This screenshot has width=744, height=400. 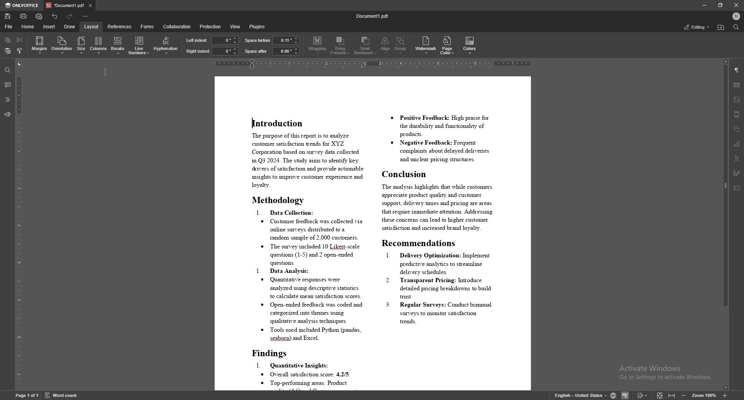 What do you see at coordinates (256, 52) in the screenshot?
I see `space after` at bounding box center [256, 52].